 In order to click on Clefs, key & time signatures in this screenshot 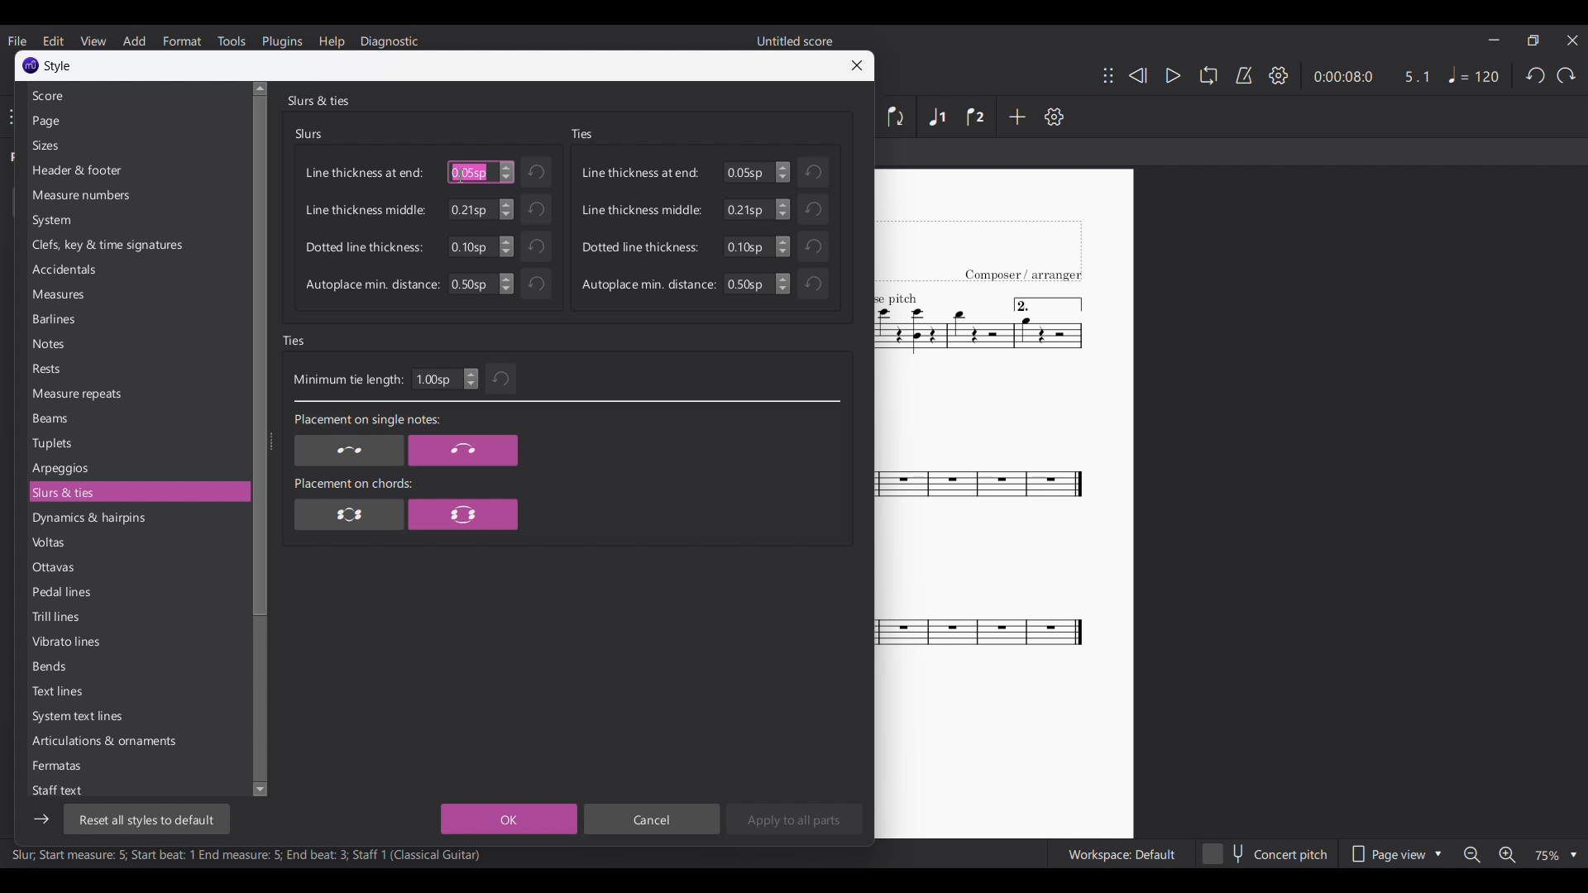, I will do `click(136, 246)`.